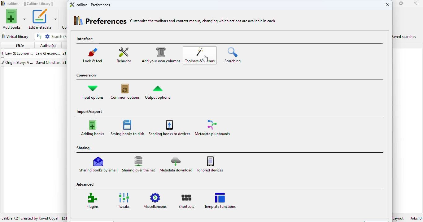 The width and height of the screenshot is (423, 222). Describe the element at coordinates (15, 36) in the screenshot. I see `virtual library` at that location.